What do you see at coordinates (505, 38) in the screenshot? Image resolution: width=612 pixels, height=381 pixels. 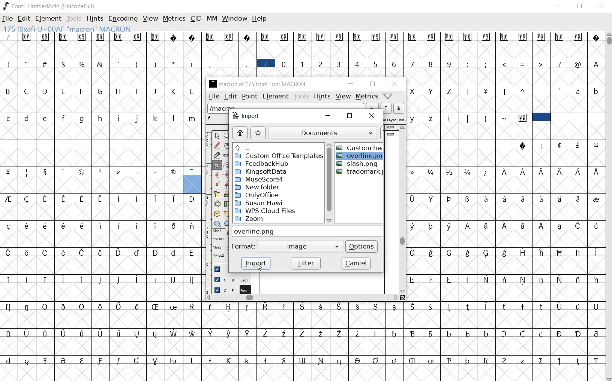 I see `Symbol` at bounding box center [505, 38].